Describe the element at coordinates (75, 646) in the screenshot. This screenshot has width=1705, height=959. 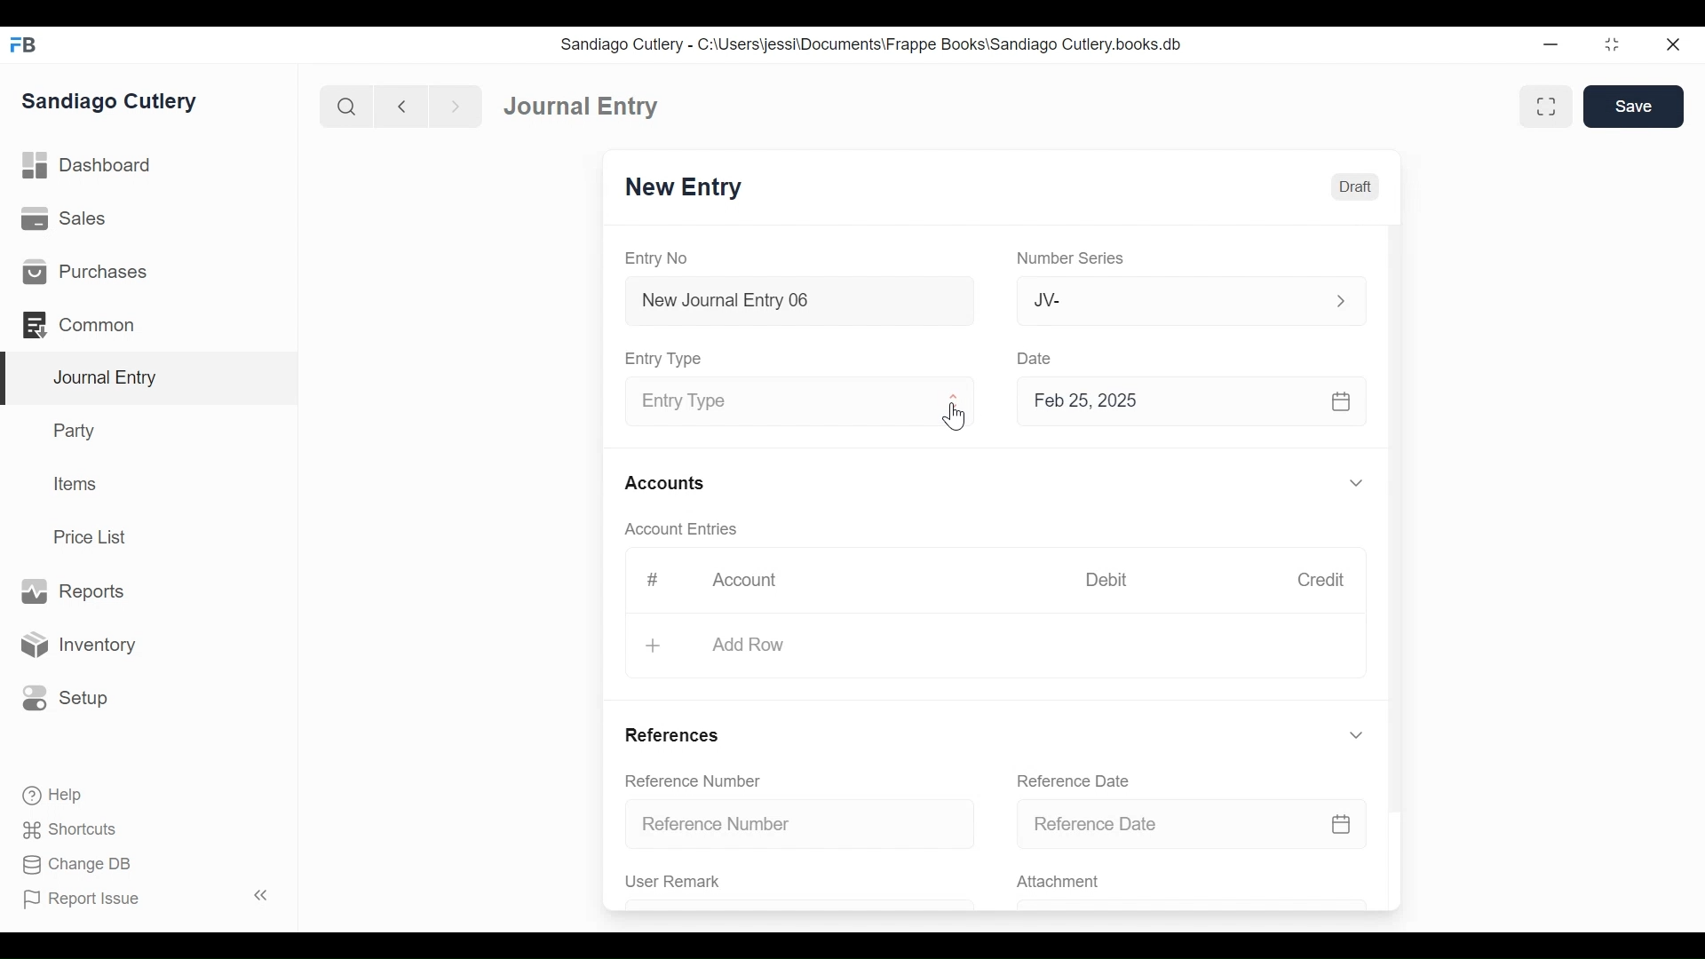
I see `Inventory` at that location.